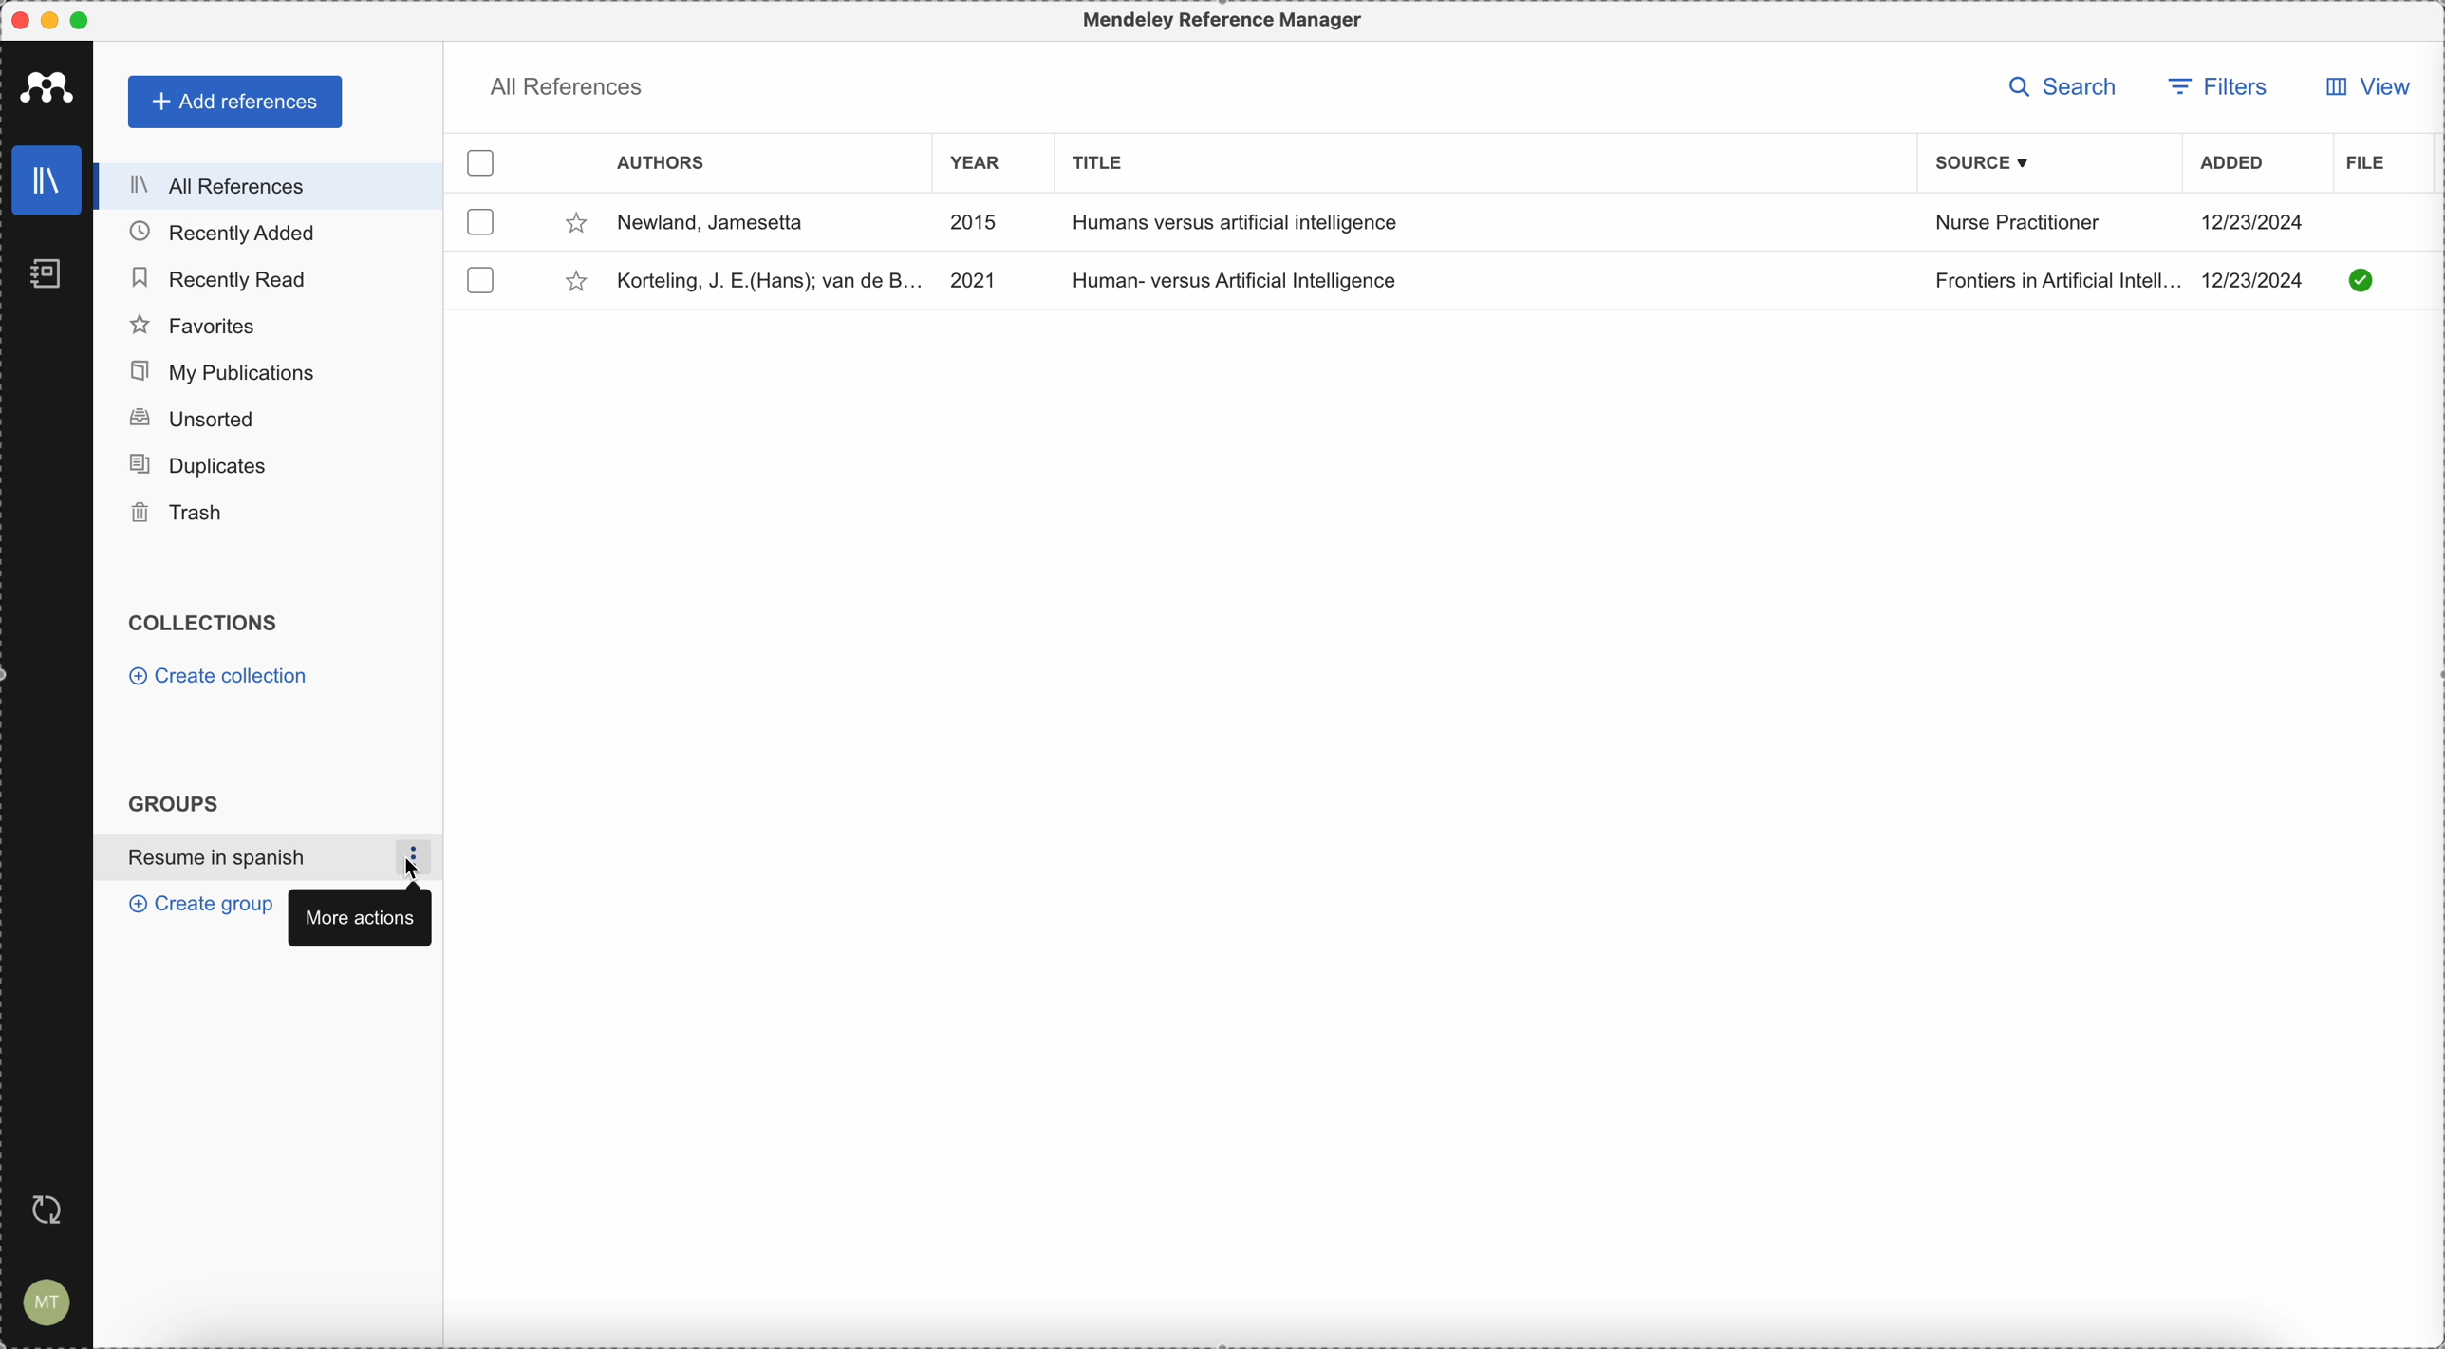 This screenshot has width=2445, height=1349. What do you see at coordinates (485, 276) in the screenshot?
I see `checkbox` at bounding box center [485, 276].